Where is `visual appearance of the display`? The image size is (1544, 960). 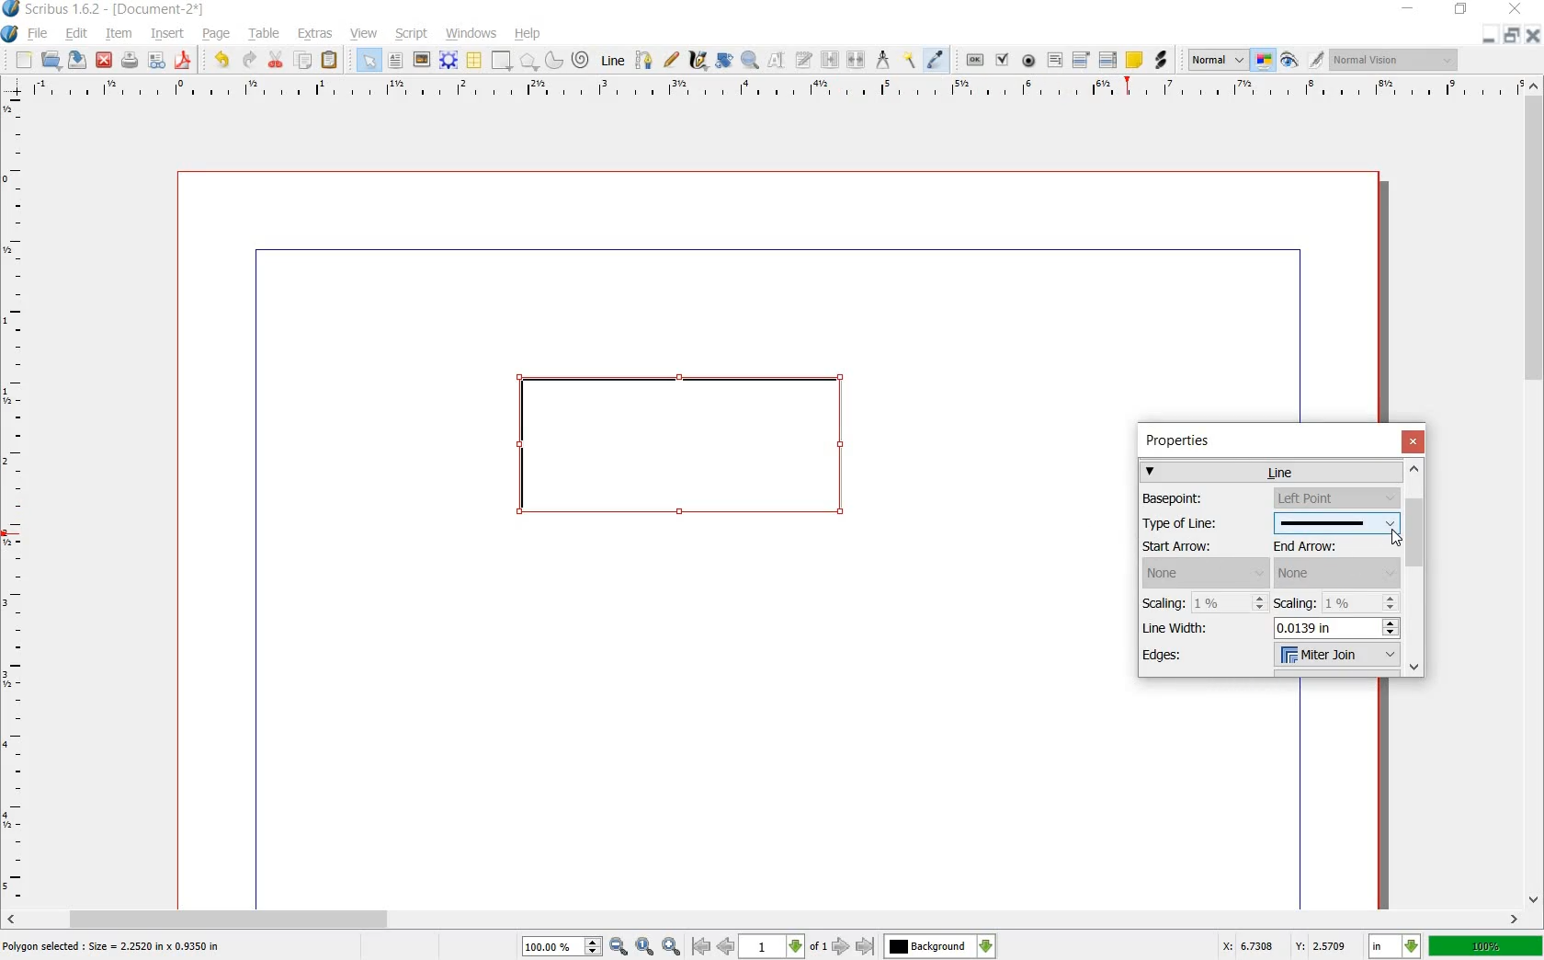 visual appearance of the display is located at coordinates (1392, 60).